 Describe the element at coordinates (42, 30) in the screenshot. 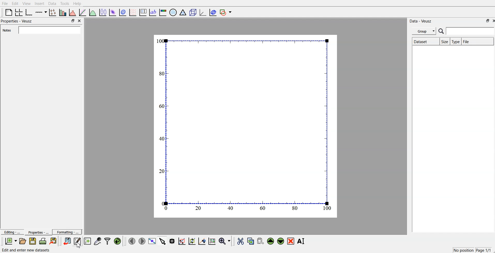

I see `Notes` at that location.